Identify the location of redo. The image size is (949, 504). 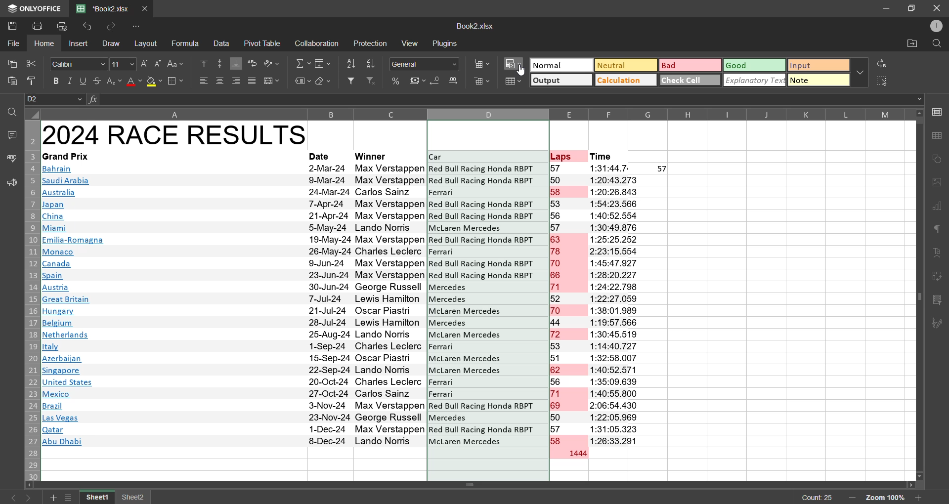
(109, 27).